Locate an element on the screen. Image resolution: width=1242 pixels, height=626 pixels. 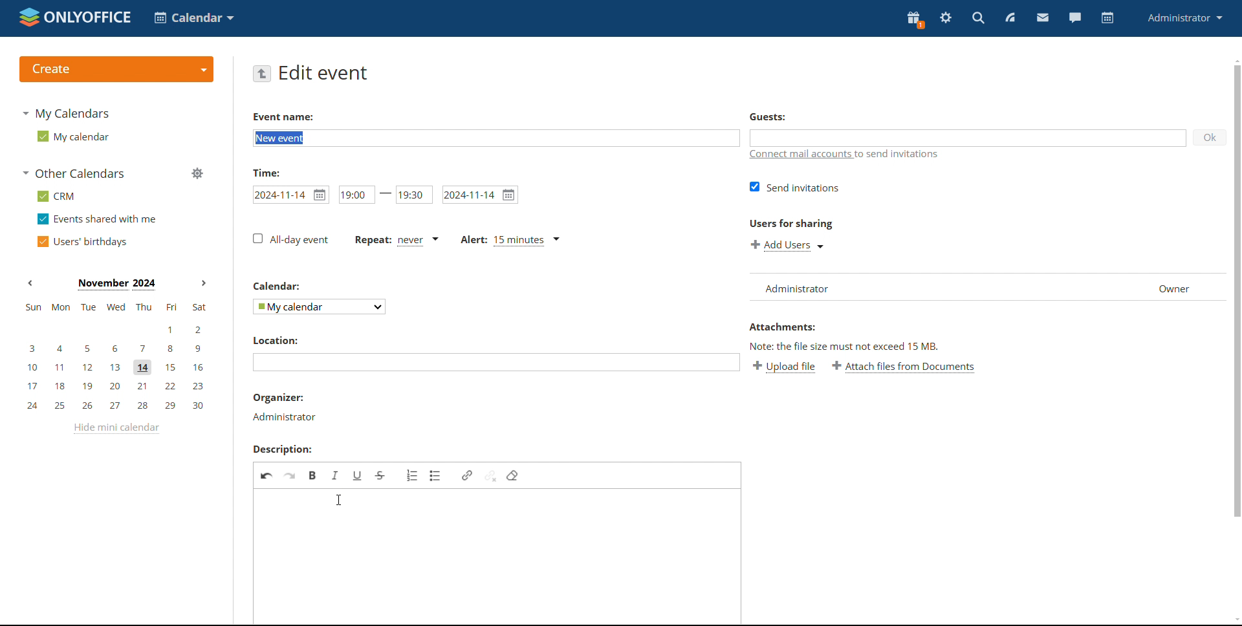
list of users is located at coordinates (986, 286).